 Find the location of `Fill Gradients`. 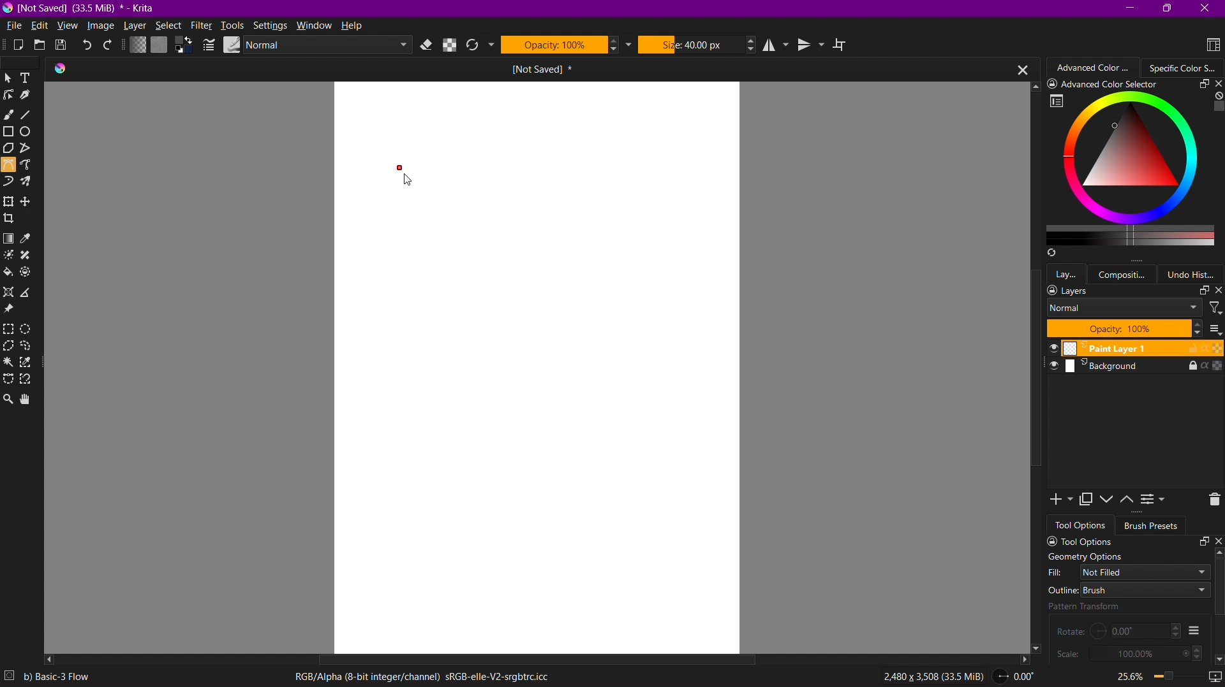

Fill Gradients is located at coordinates (136, 46).